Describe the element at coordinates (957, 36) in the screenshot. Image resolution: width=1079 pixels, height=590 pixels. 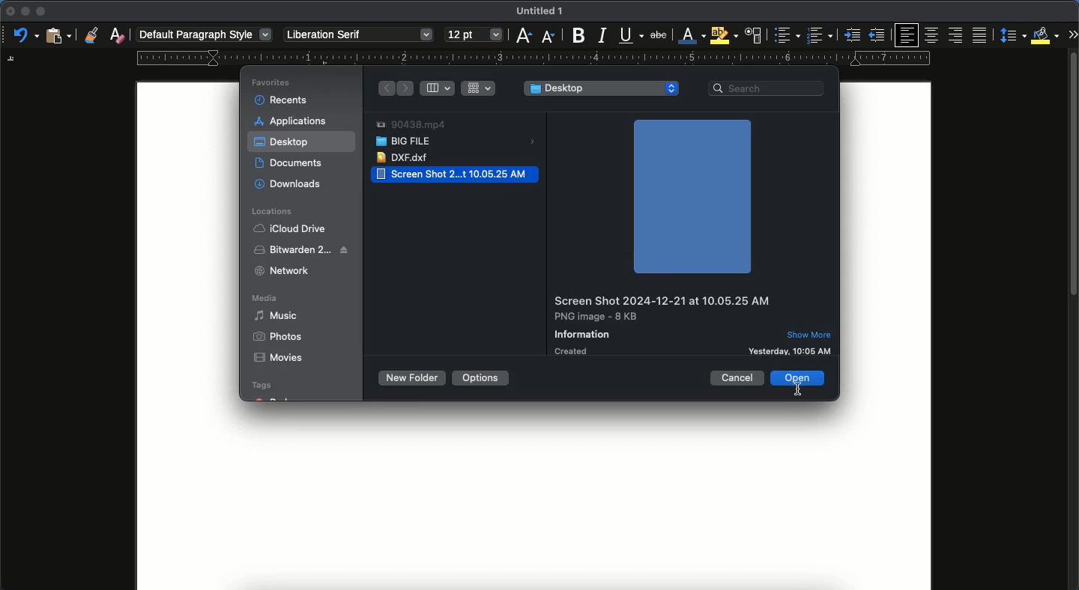
I see `right align` at that location.